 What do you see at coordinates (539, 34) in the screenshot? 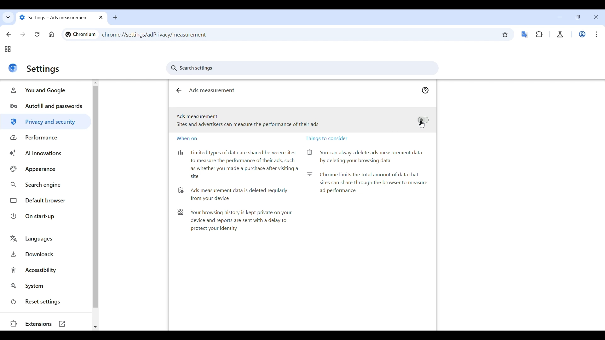
I see `Extensions` at bounding box center [539, 34].